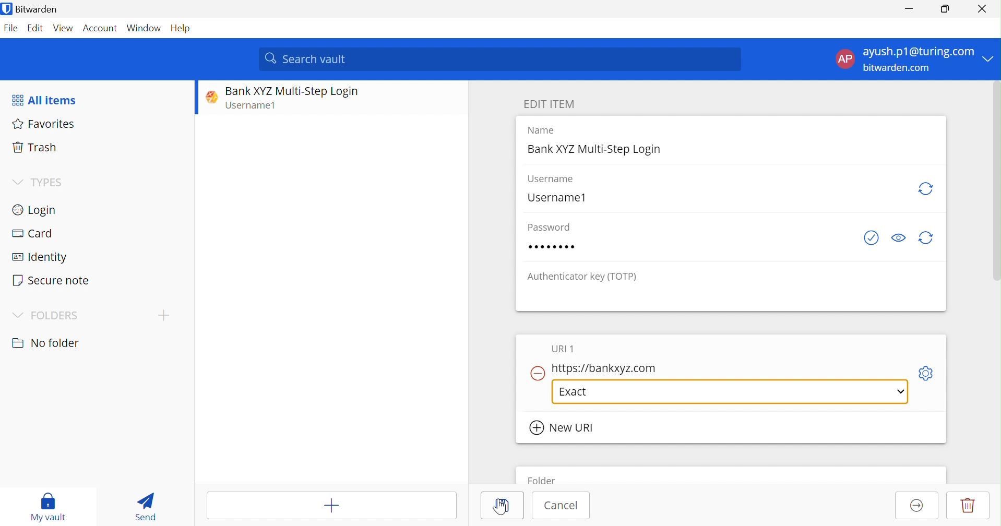 This screenshot has height=526, width=1001. Describe the element at coordinates (928, 238) in the screenshot. I see `Regenerate password` at that location.